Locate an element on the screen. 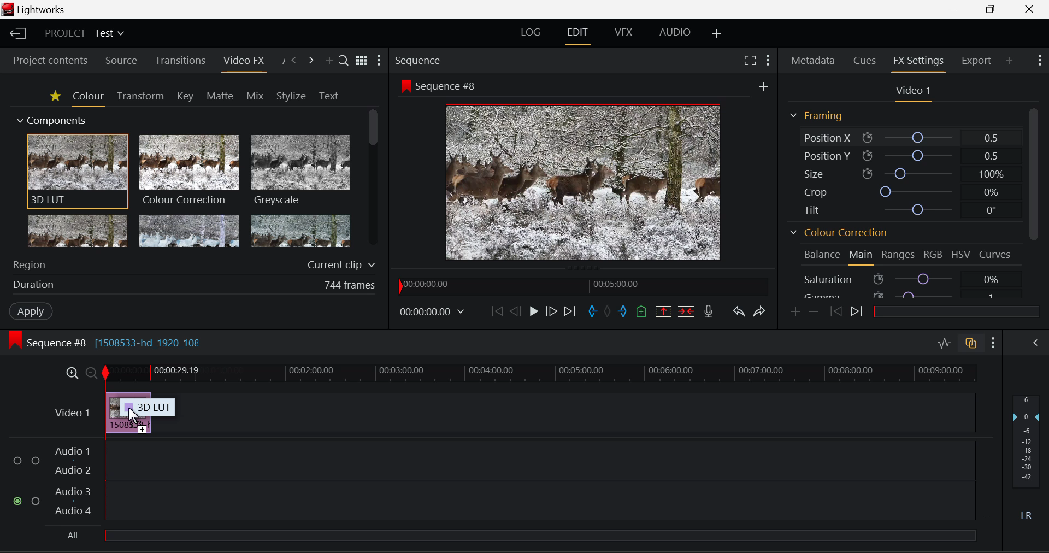 This screenshot has height=553, width=1049. Add Panel is located at coordinates (329, 59).